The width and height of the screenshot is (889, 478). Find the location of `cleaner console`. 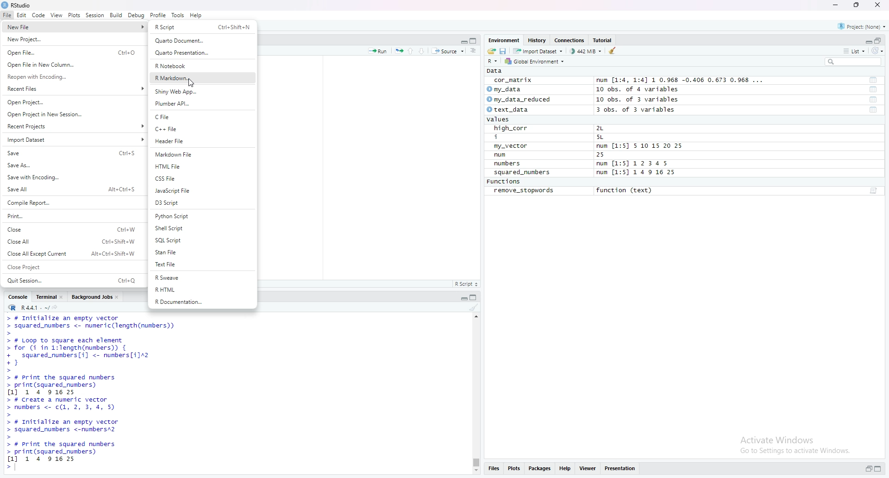

cleaner console is located at coordinates (473, 308).